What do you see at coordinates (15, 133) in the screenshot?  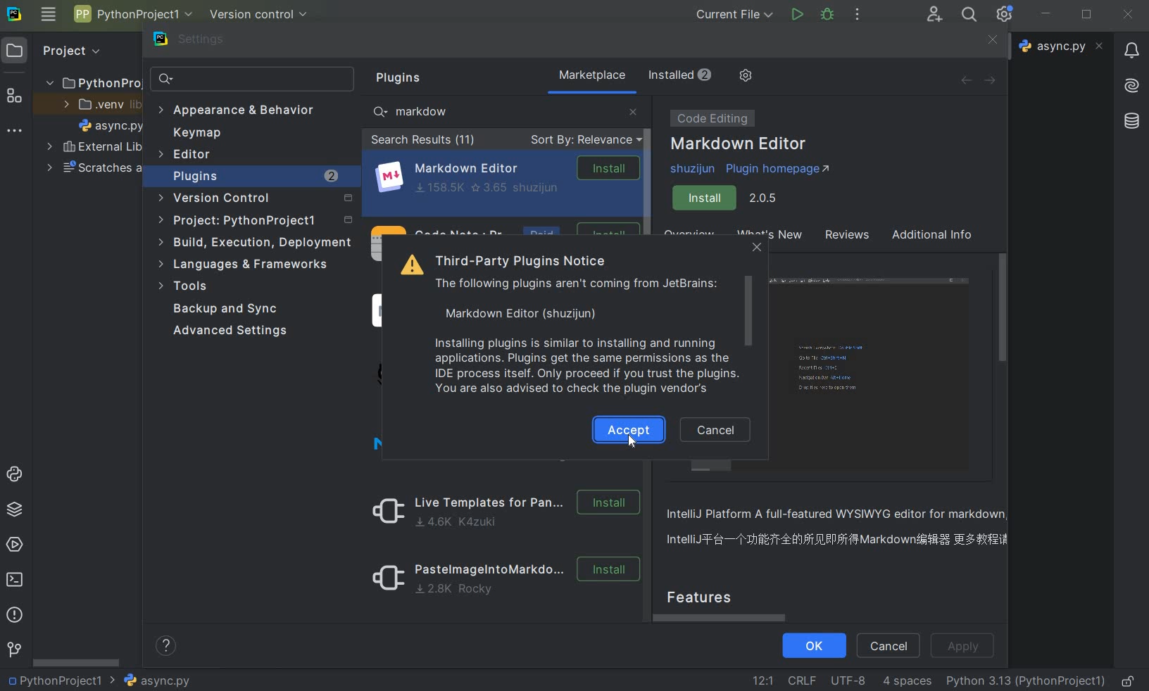 I see `more tool windows` at bounding box center [15, 133].